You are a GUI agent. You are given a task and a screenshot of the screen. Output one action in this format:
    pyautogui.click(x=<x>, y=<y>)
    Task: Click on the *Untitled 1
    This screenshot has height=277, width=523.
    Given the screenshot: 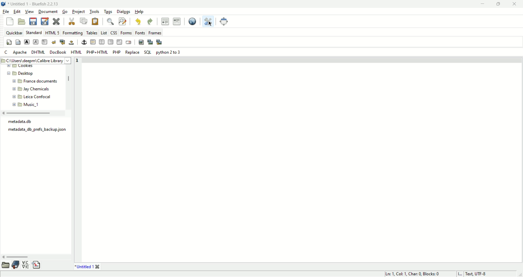 What is the action you would take?
    pyautogui.click(x=84, y=267)
    